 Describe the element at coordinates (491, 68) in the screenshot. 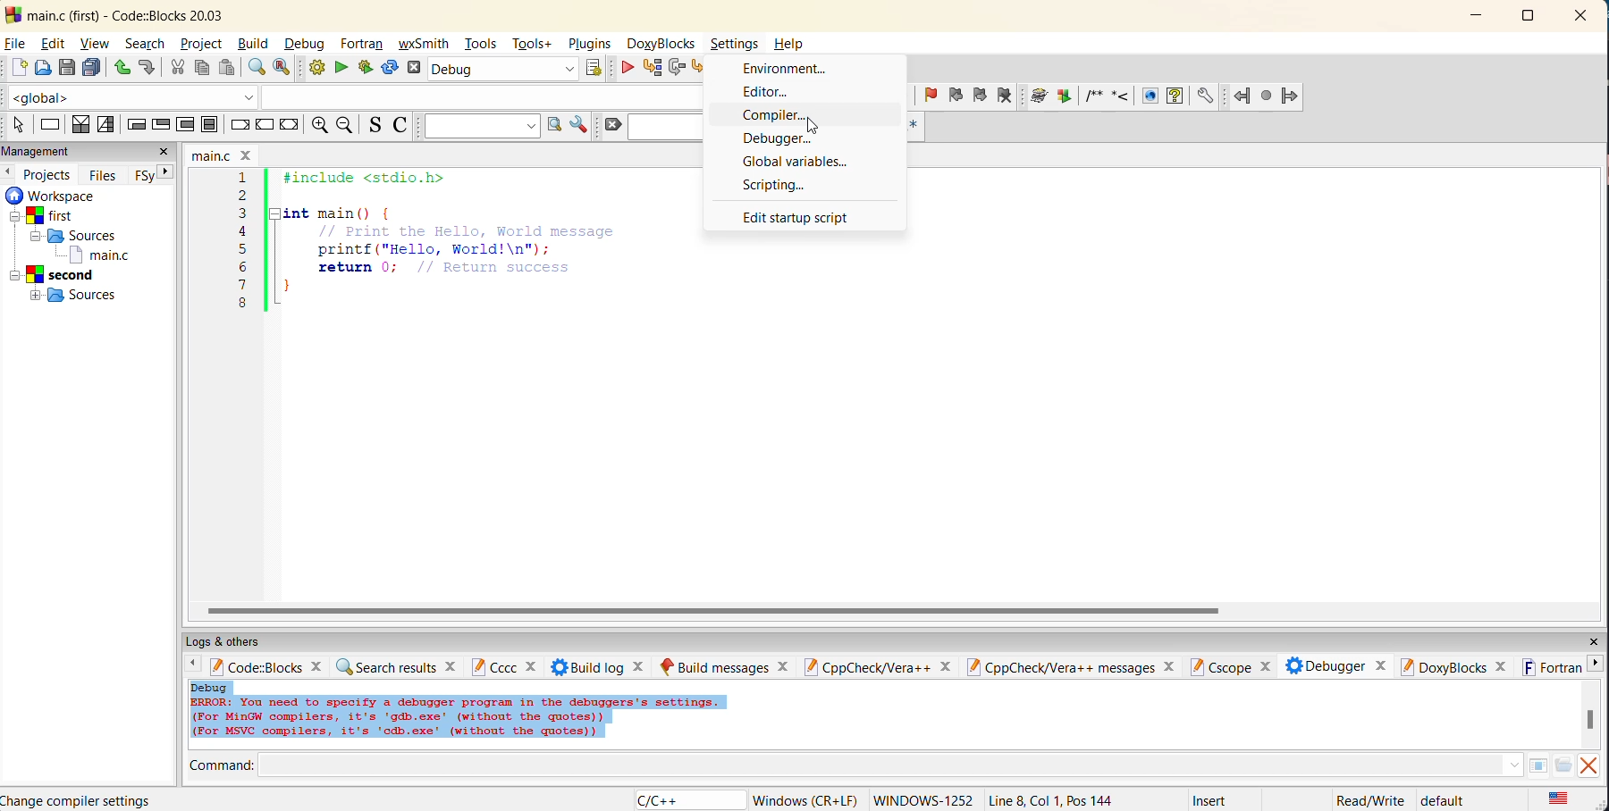

I see `Debug` at that location.